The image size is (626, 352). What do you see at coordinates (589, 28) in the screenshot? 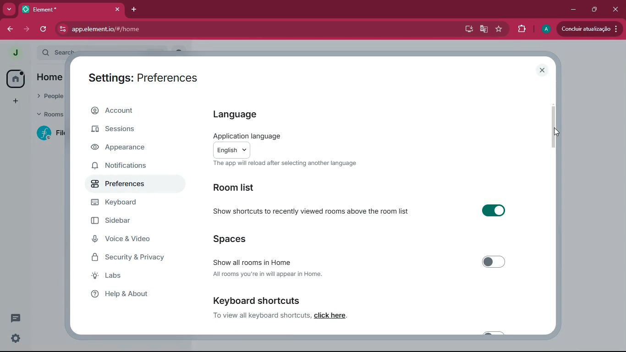
I see `update` at bounding box center [589, 28].